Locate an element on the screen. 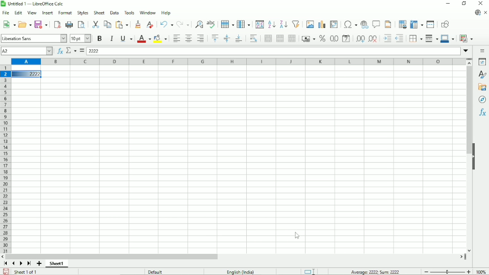 This screenshot has height=275, width=489. Delete decimal place is located at coordinates (373, 39).